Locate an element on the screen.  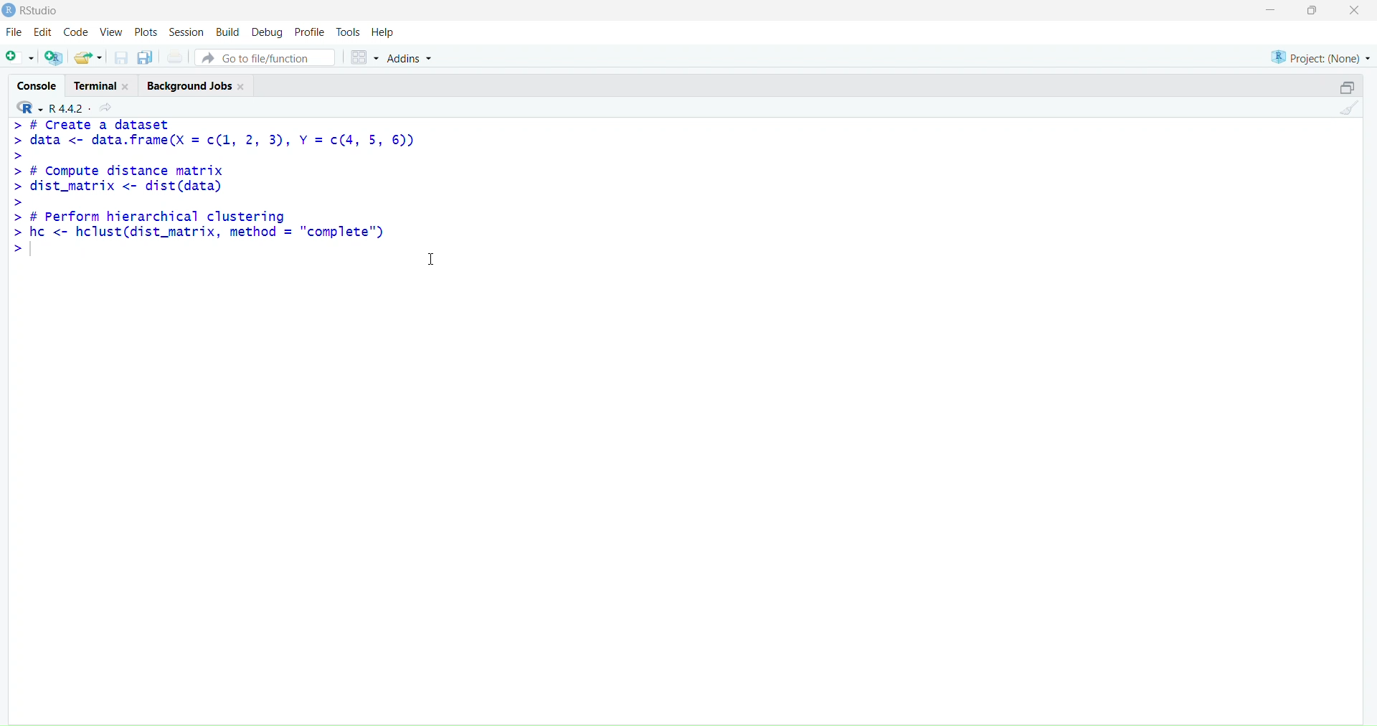
Clear Console (Ctrl + L) is located at coordinates (1348, 108).